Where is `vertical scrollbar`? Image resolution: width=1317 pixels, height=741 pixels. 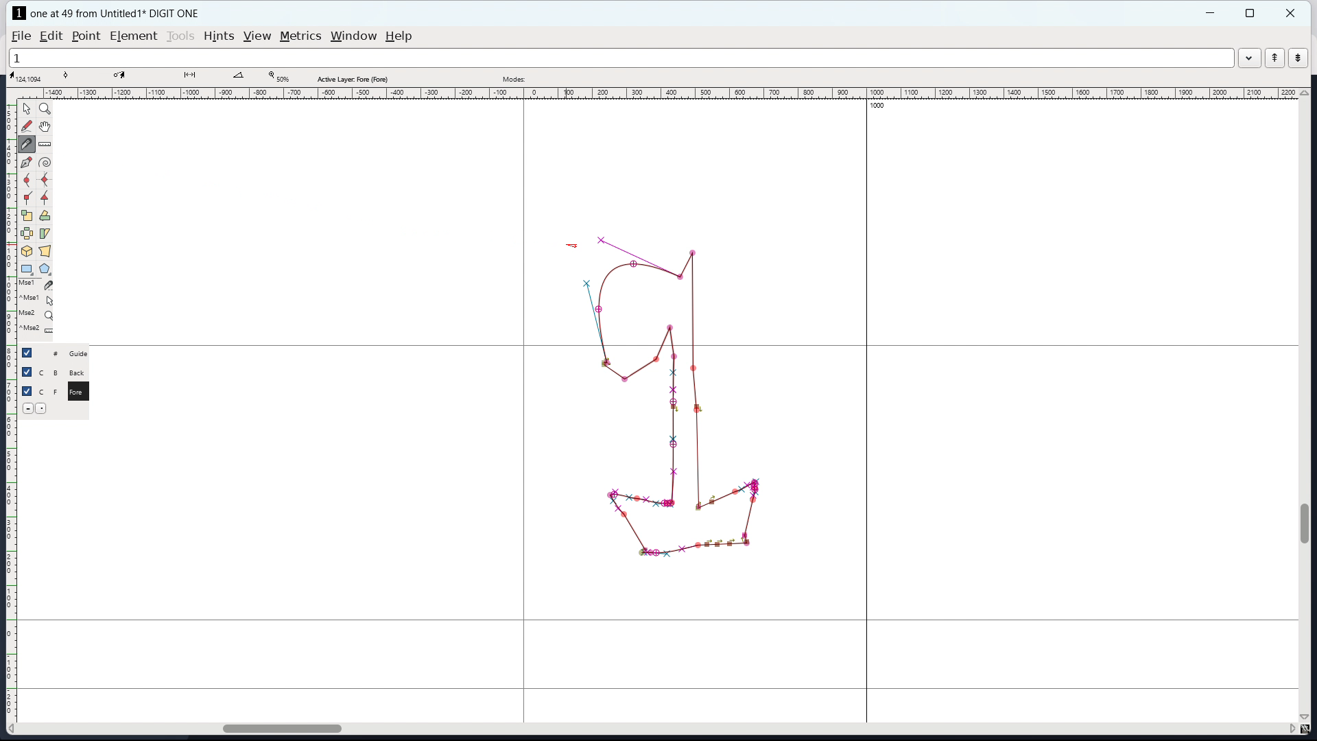
vertical scrollbar is located at coordinates (1307, 523).